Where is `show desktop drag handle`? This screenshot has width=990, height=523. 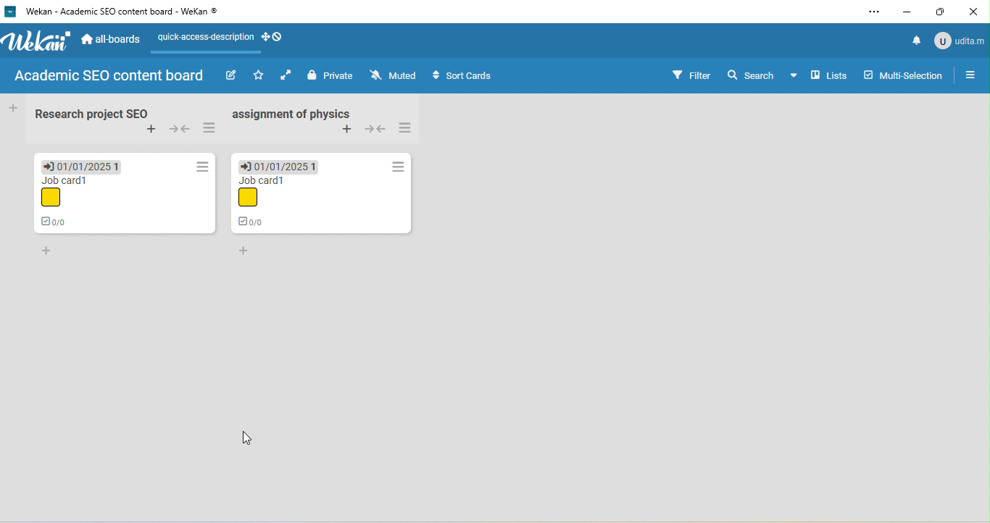
show desktop drag handle is located at coordinates (275, 38).